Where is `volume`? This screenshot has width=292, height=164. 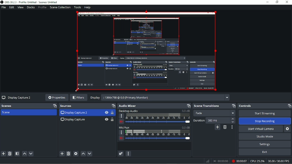
volume is located at coordinates (121, 139).